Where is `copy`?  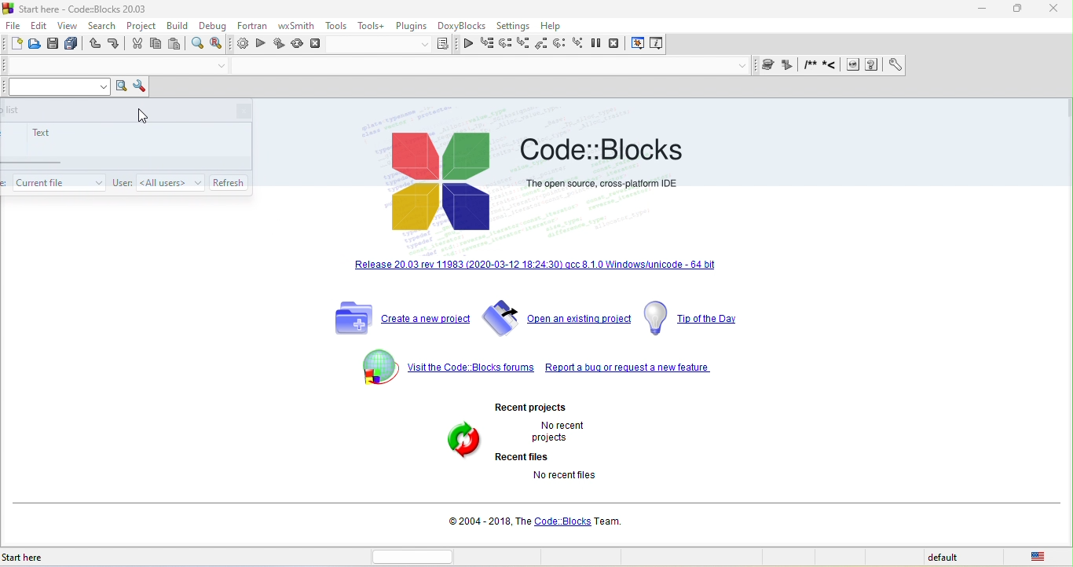 copy is located at coordinates (157, 46).